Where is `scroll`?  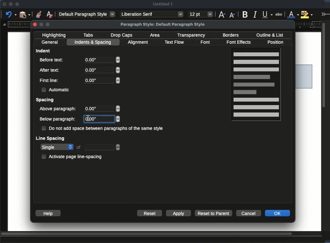 scroll is located at coordinates (325, 125).